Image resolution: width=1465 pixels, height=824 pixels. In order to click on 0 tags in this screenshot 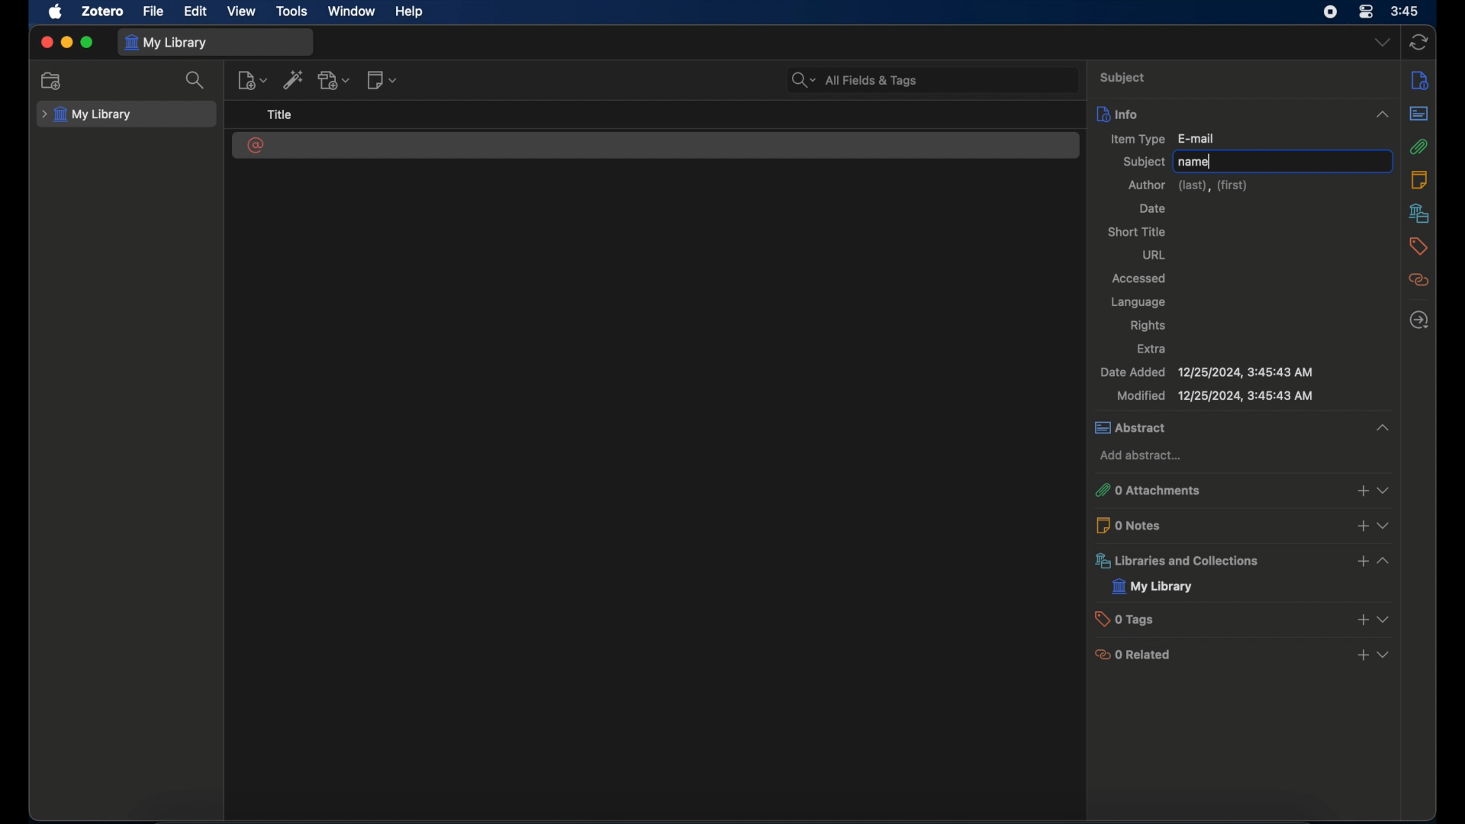, I will do `click(1246, 618)`.